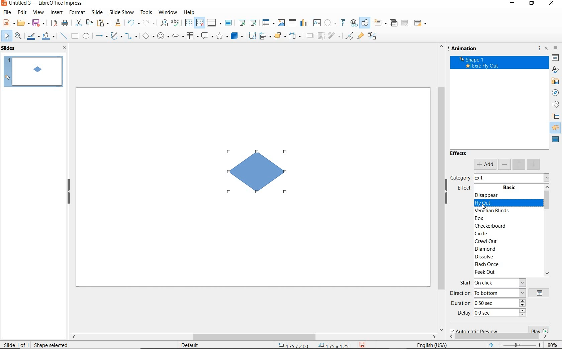 Image resolution: width=562 pixels, height=349 pixels. What do you see at coordinates (433, 344) in the screenshot?
I see `text language` at bounding box center [433, 344].